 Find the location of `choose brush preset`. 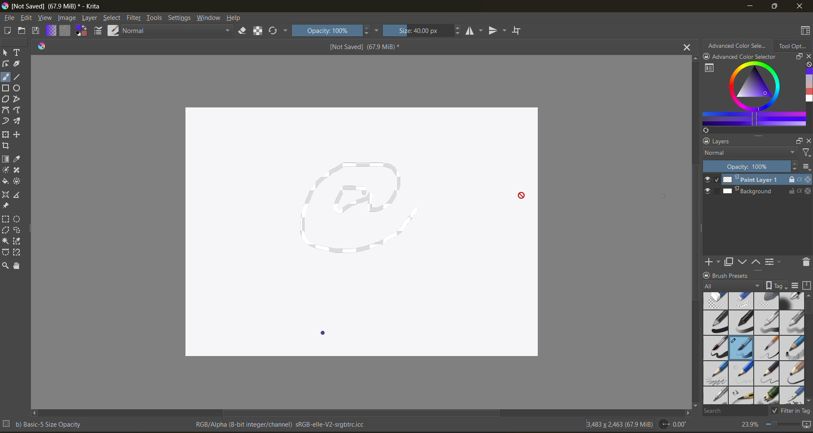

choose brush preset is located at coordinates (114, 31).